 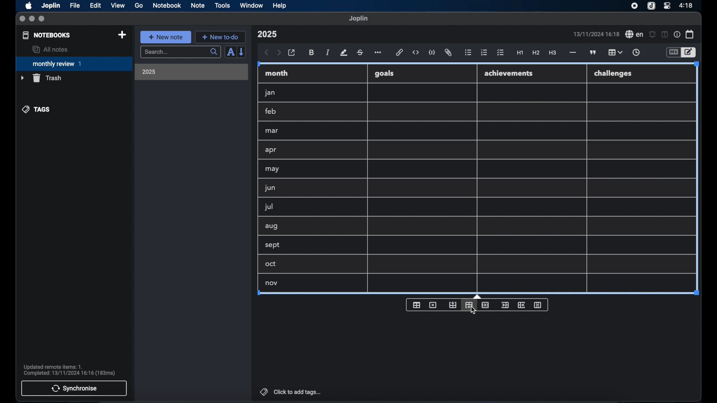 I want to click on goals, so click(x=384, y=73).